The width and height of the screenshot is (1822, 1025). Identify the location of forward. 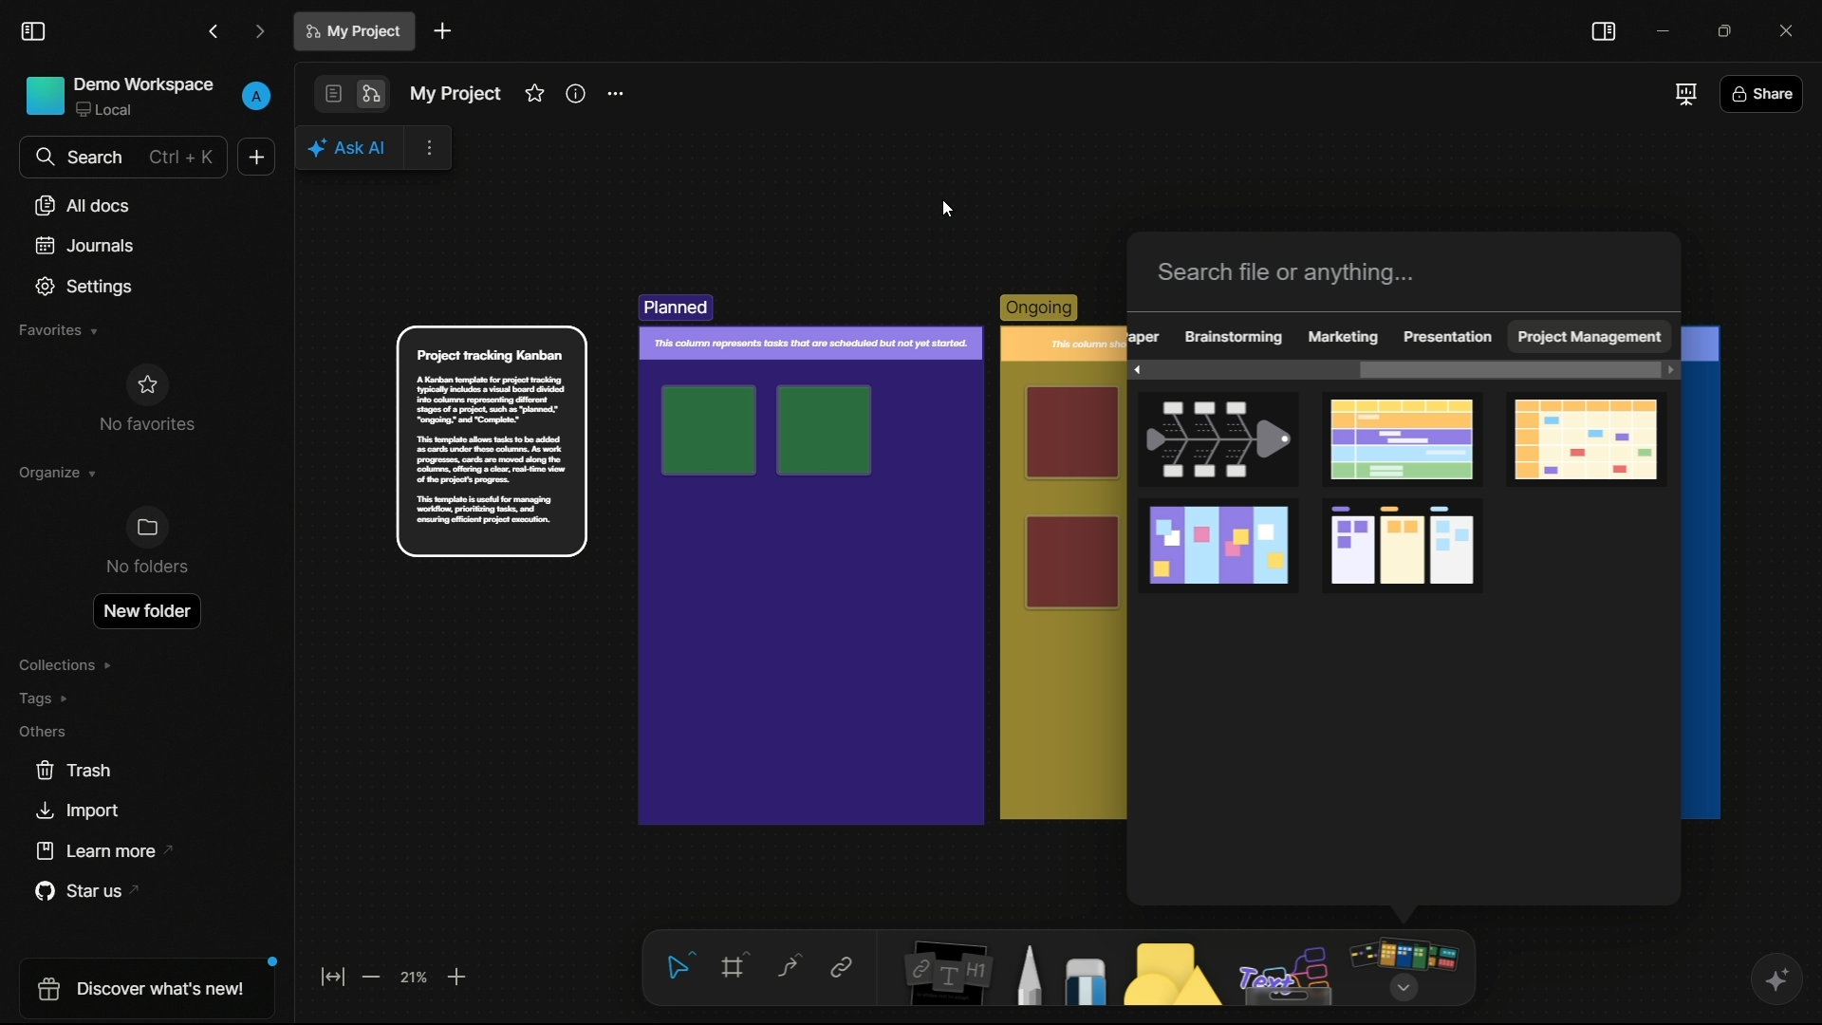
(260, 33).